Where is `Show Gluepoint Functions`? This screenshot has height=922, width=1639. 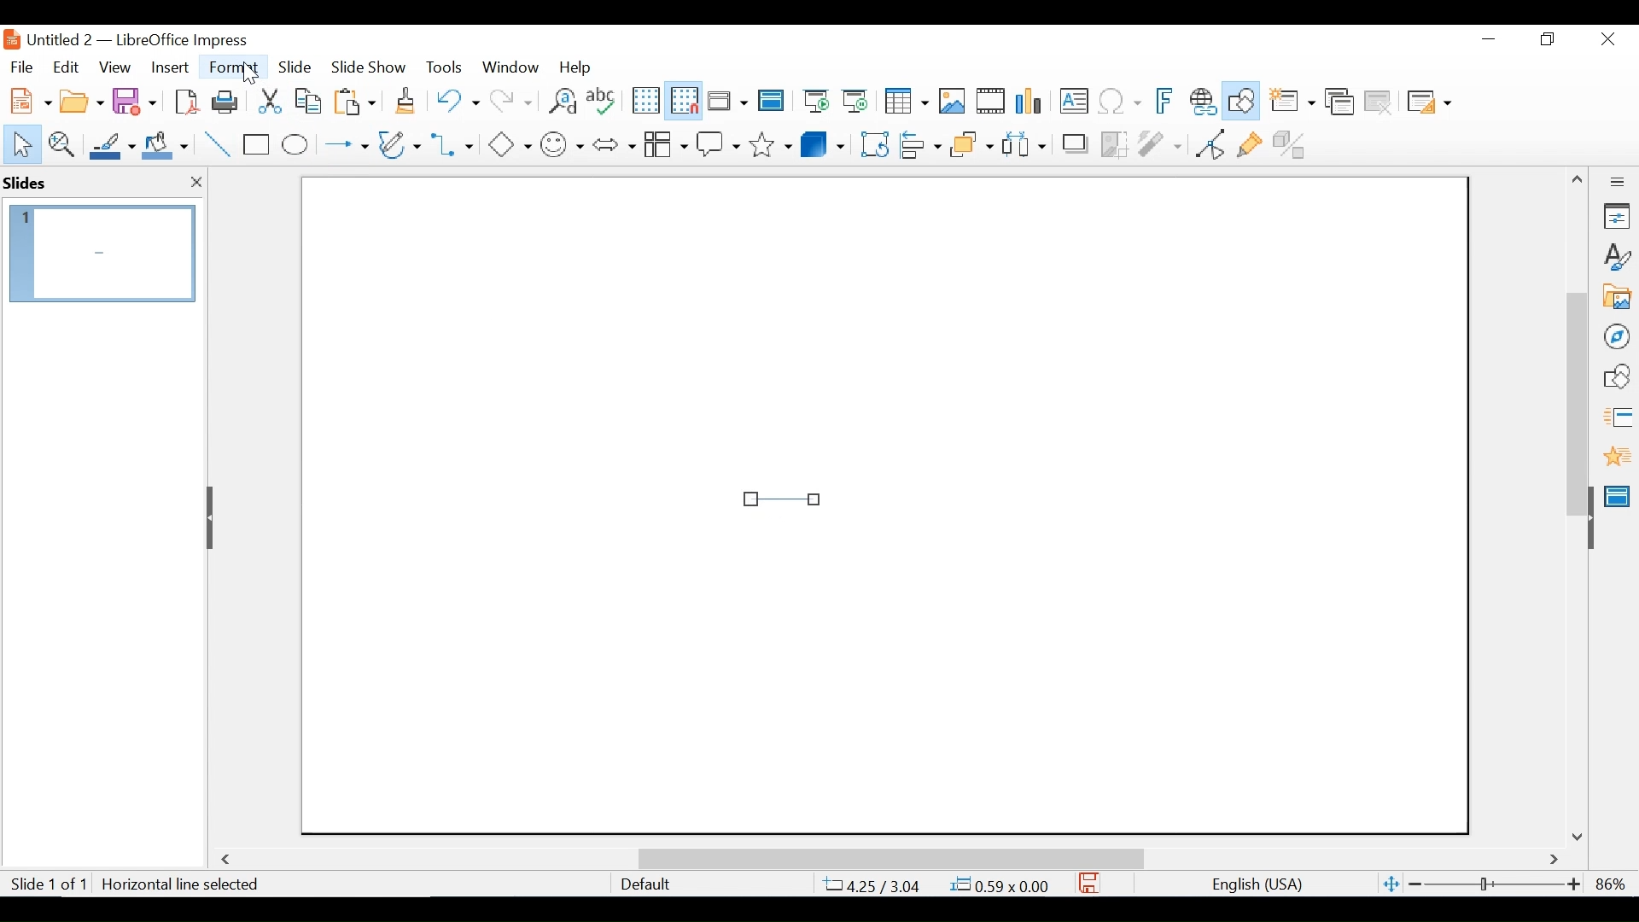 Show Gluepoint Functions is located at coordinates (1249, 143).